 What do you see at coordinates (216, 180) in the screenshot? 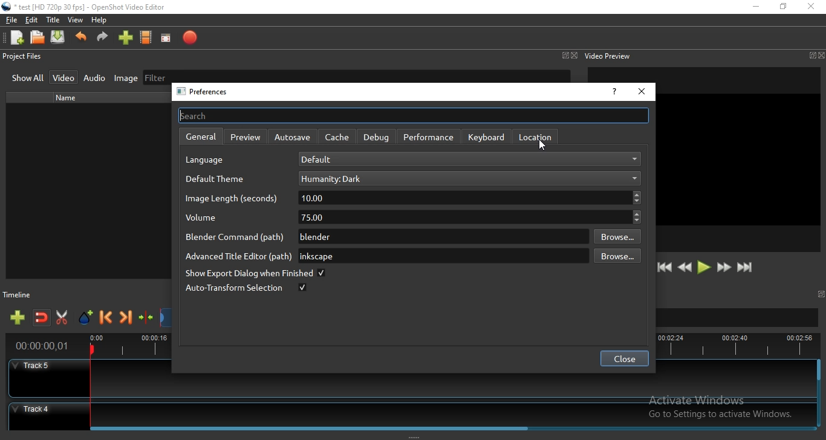
I see `default` at bounding box center [216, 180].